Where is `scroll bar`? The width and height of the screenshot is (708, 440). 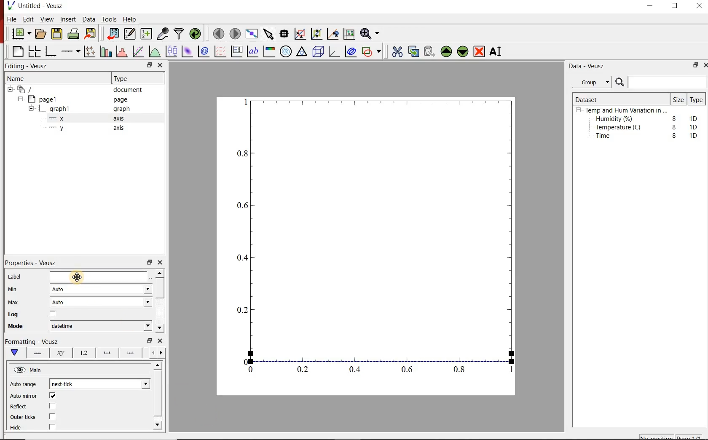
scroll bar is located at coordinates (158, 394).